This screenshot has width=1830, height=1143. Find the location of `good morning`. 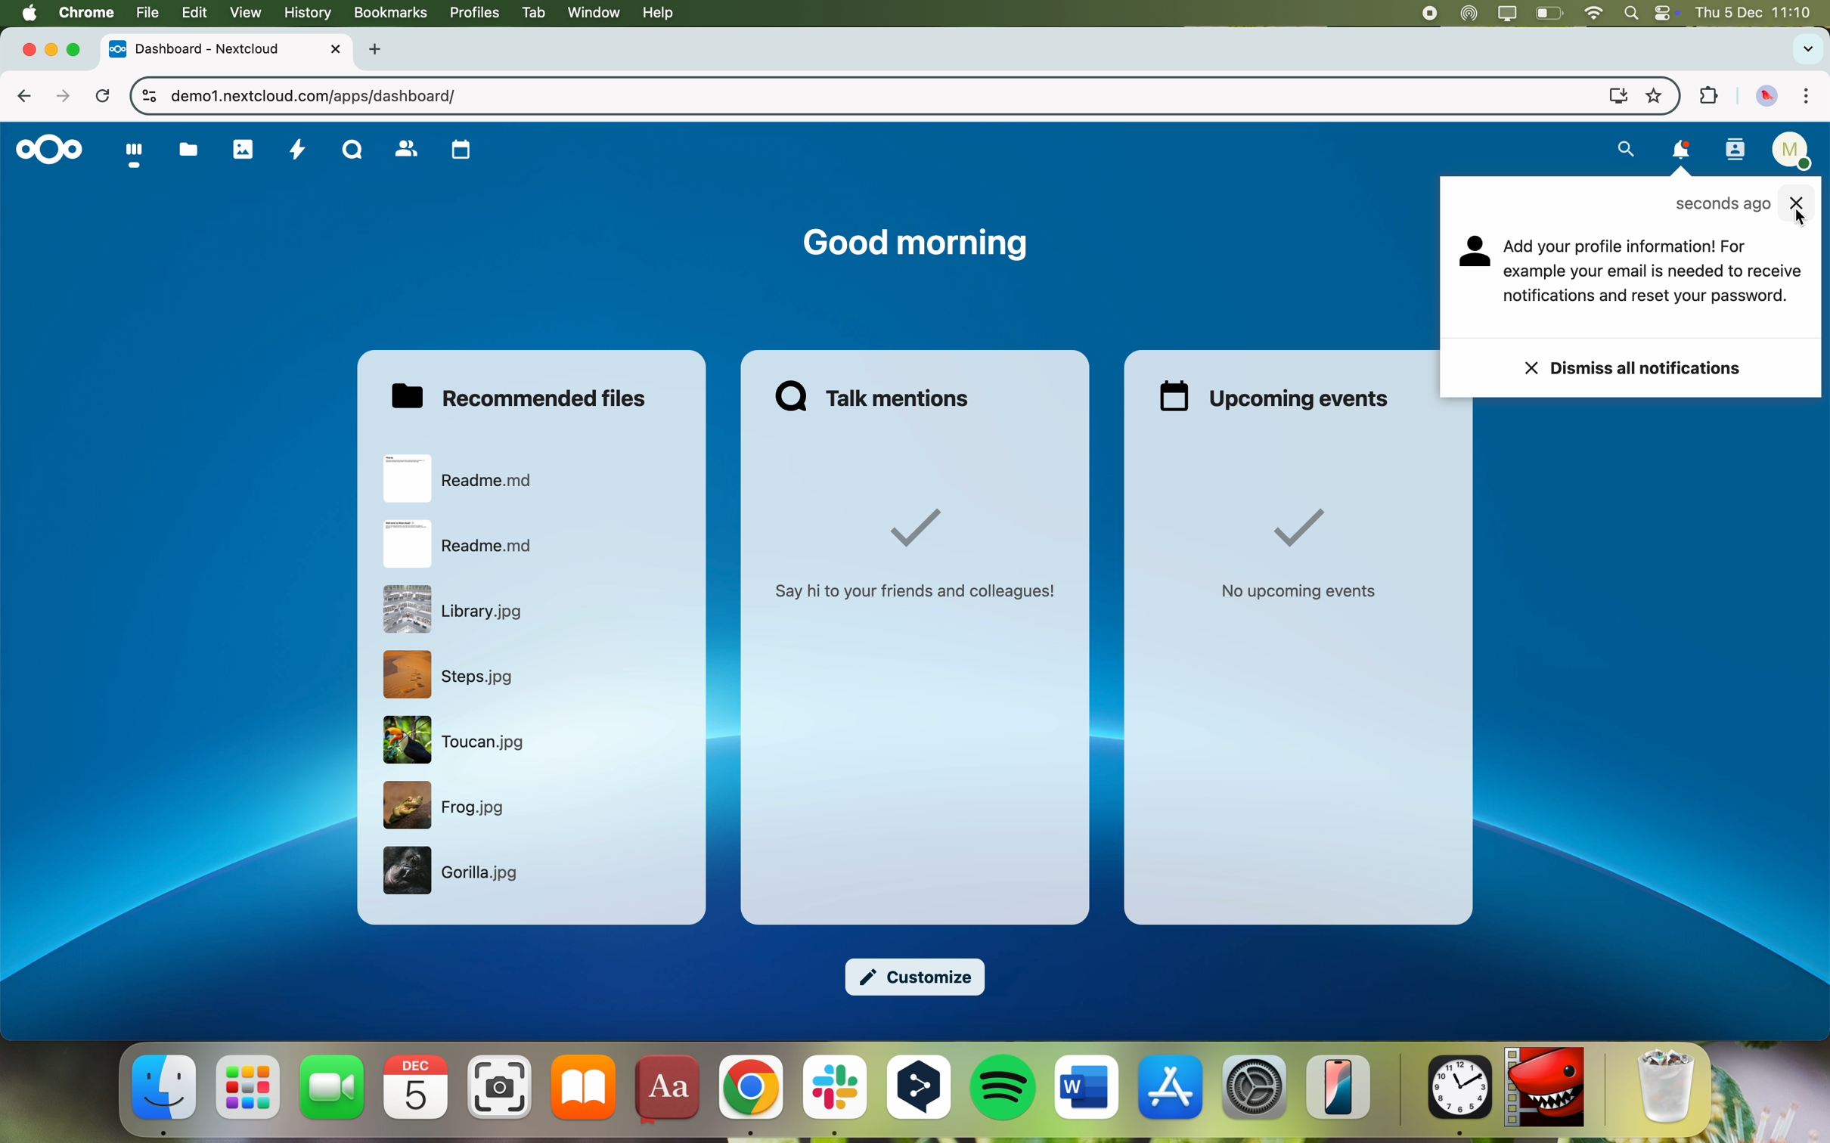

good morning is located at coordinates (913, 245).